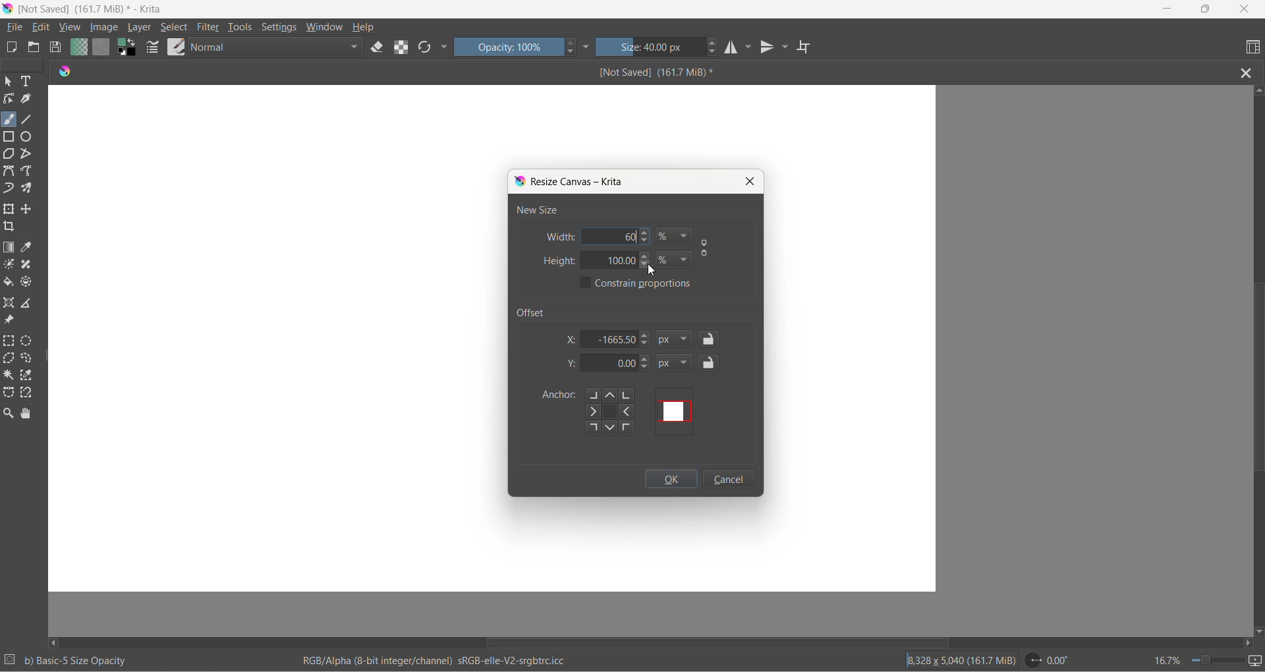  I want to click on minimize, so click(1168, 10).